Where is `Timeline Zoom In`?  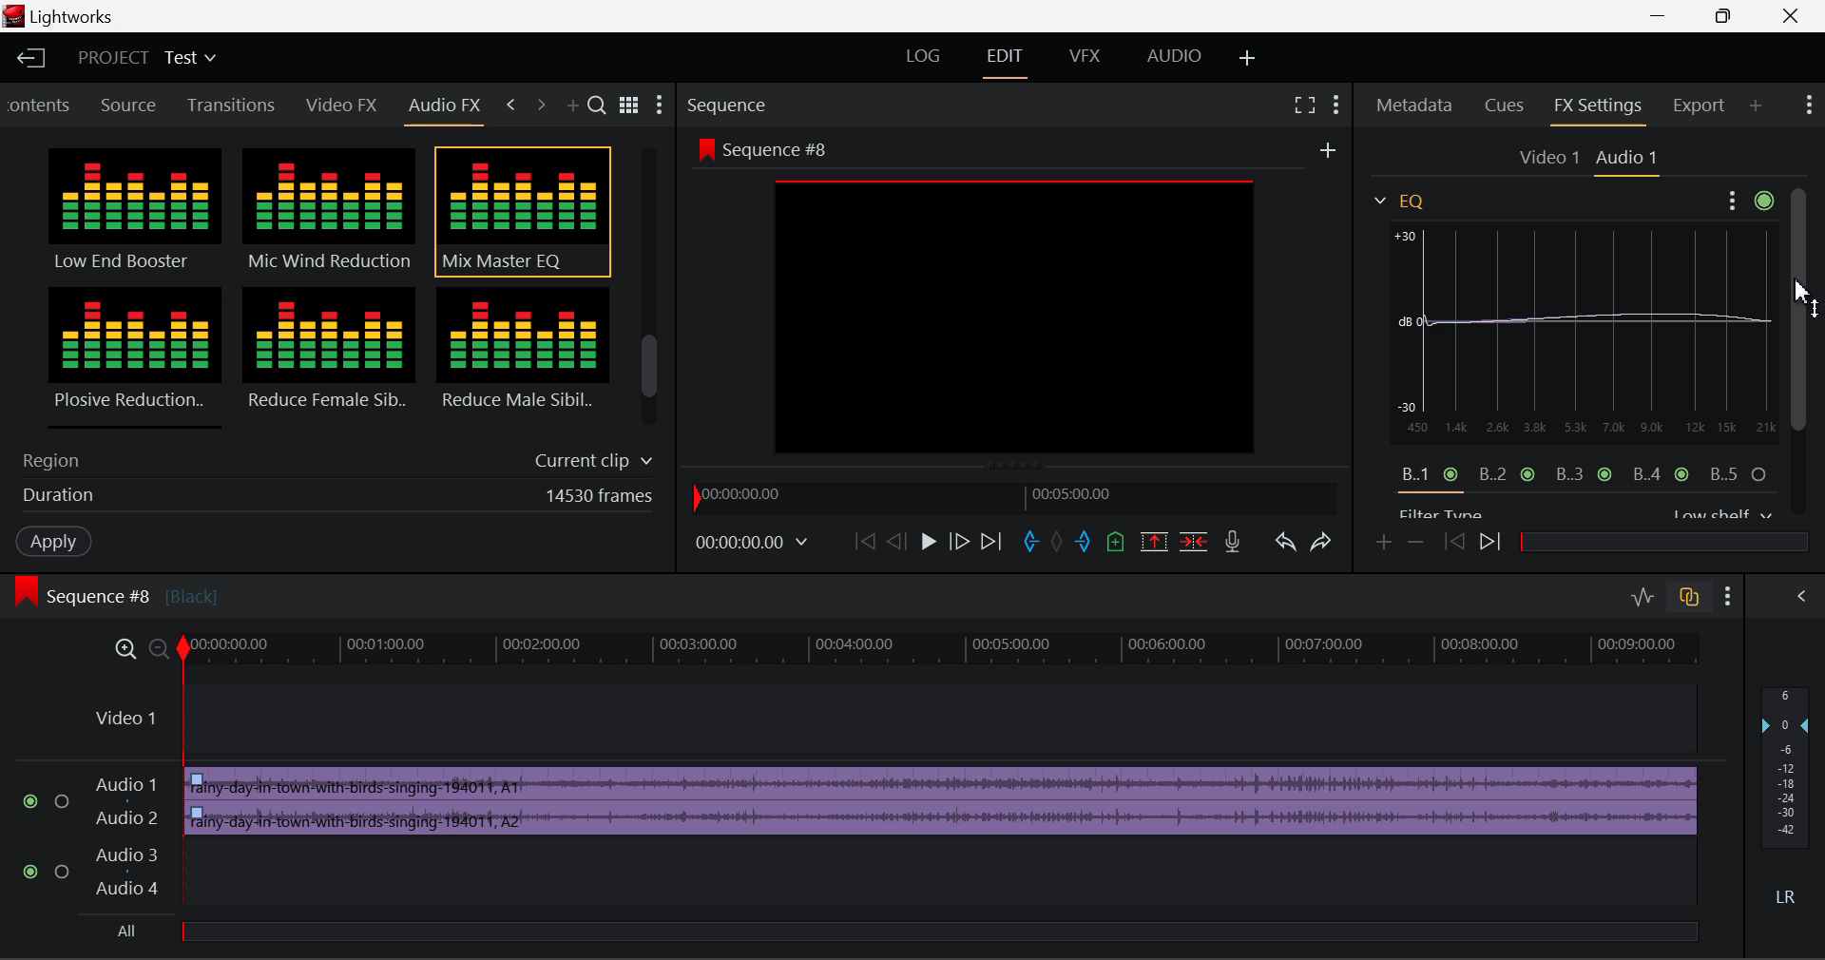 Timeline Zoom In is located at coordinates (127, 650).